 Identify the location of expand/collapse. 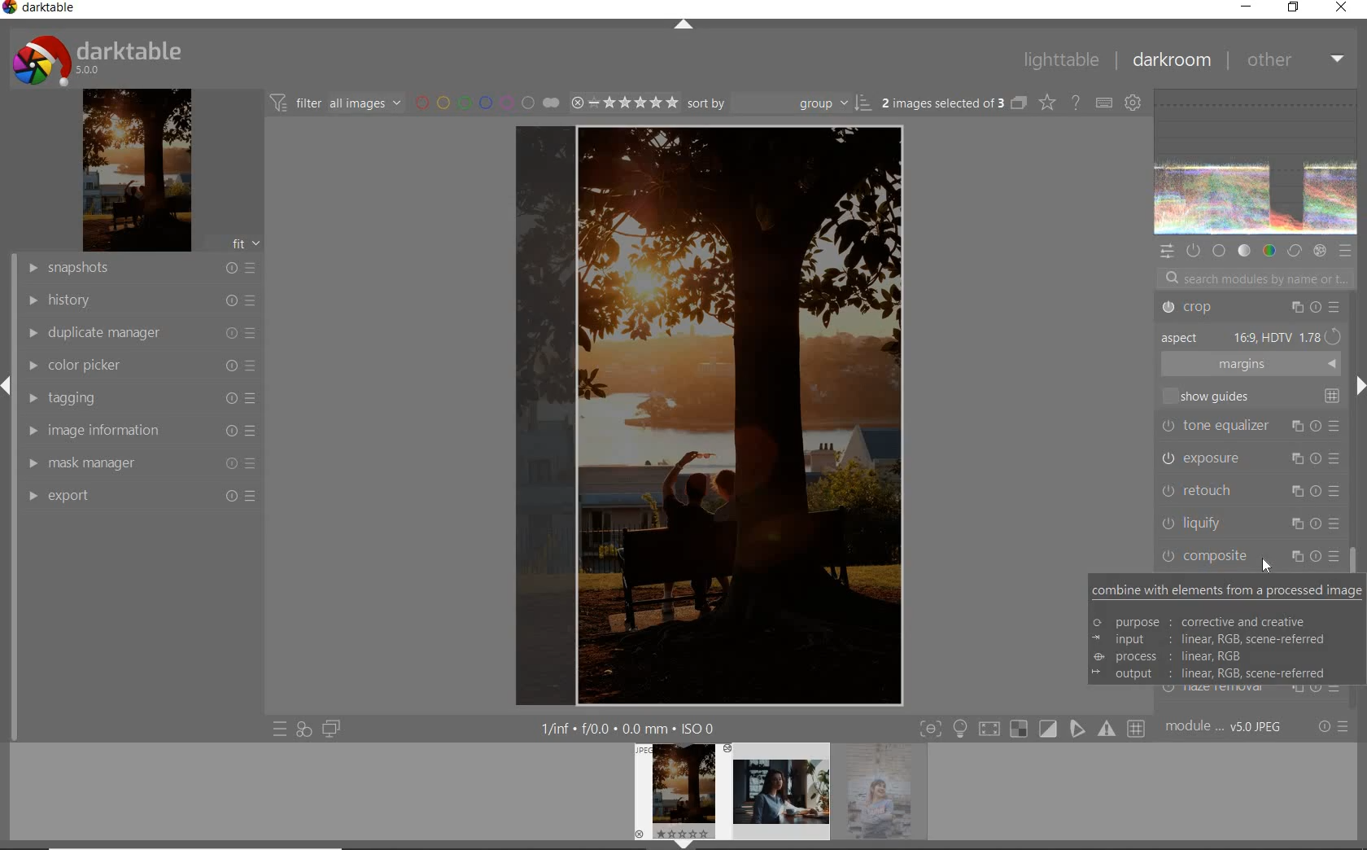
(683, 28).